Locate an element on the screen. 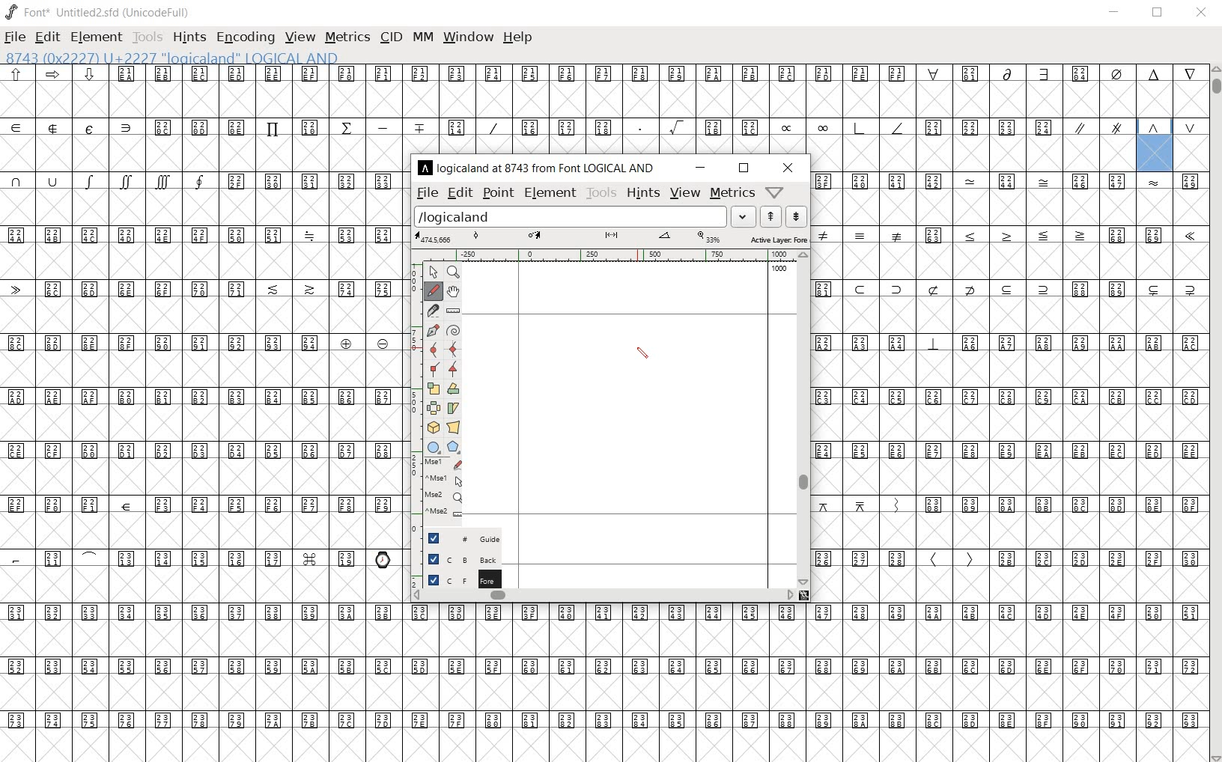  load word list is located at coordinates (584, 216).